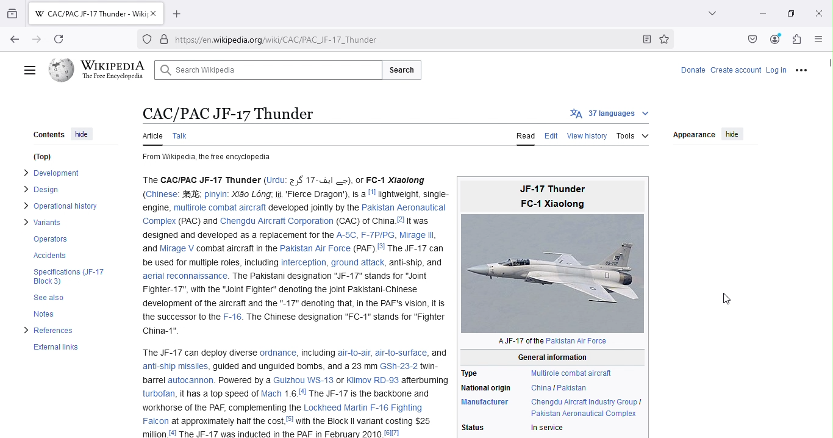  Describe the element at coordinates (40, 189) in the screenshot. I see `> Design` at that location.